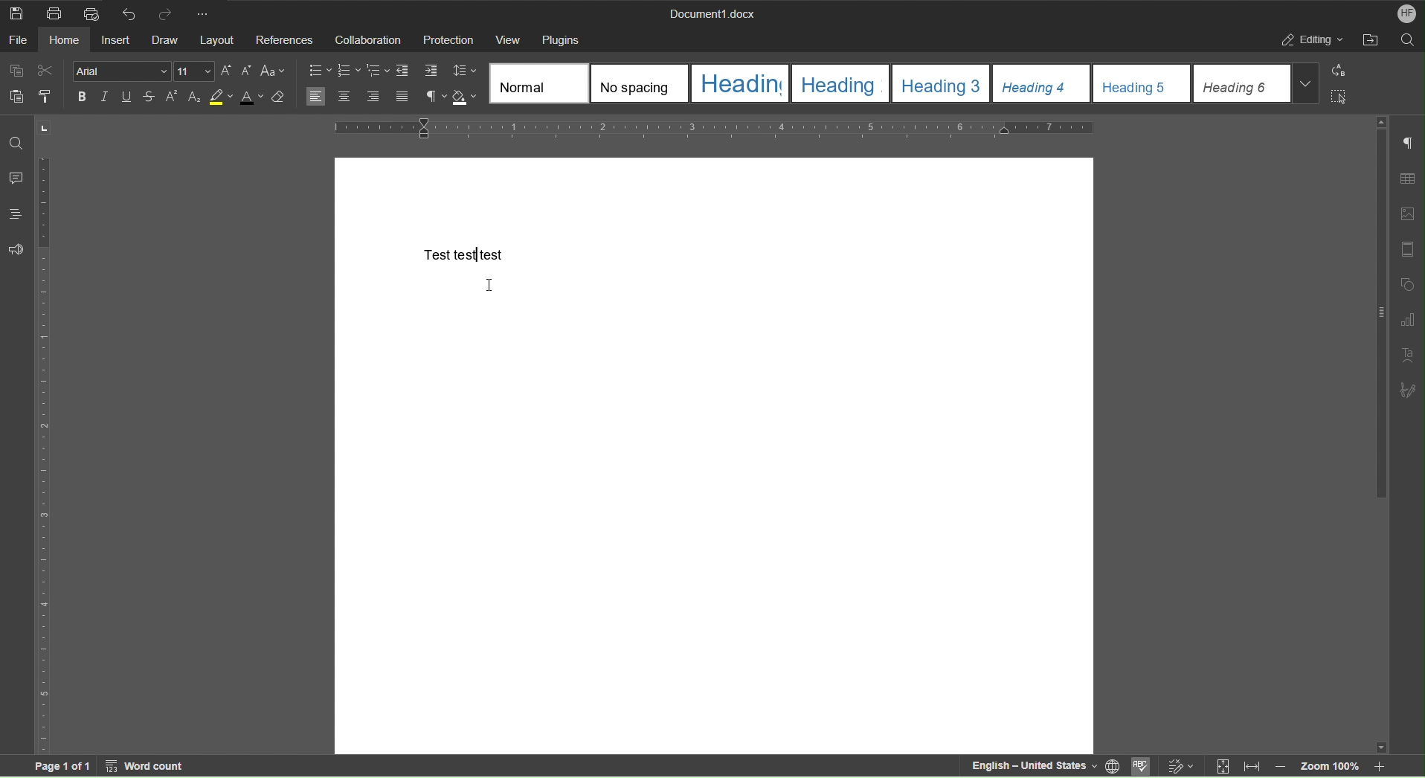 Image resolution: width=1425 pixels, height=778 pixels. Describe the element at coordinates (91, 13) in the screenshot. I see `Quick Print` at that location.